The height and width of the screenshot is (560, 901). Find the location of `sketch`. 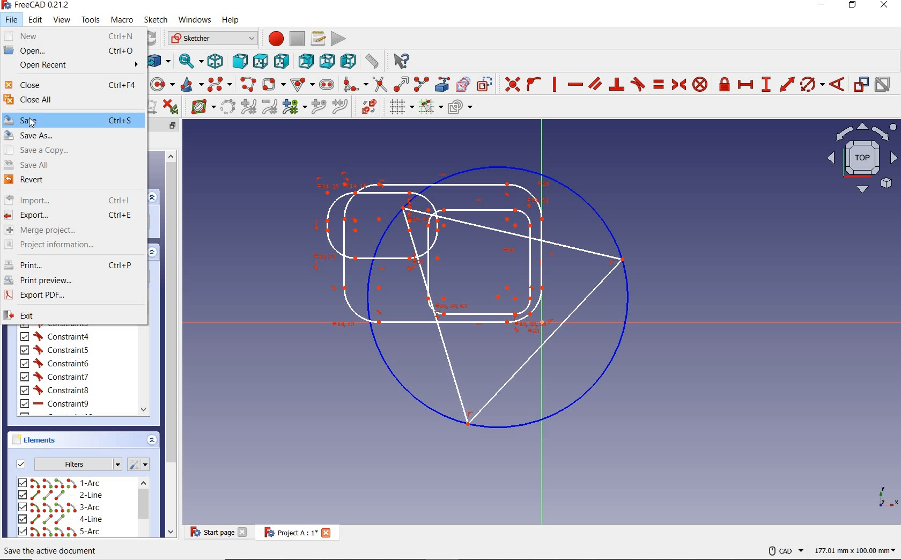

sketch is located at coordinates (156, 20).